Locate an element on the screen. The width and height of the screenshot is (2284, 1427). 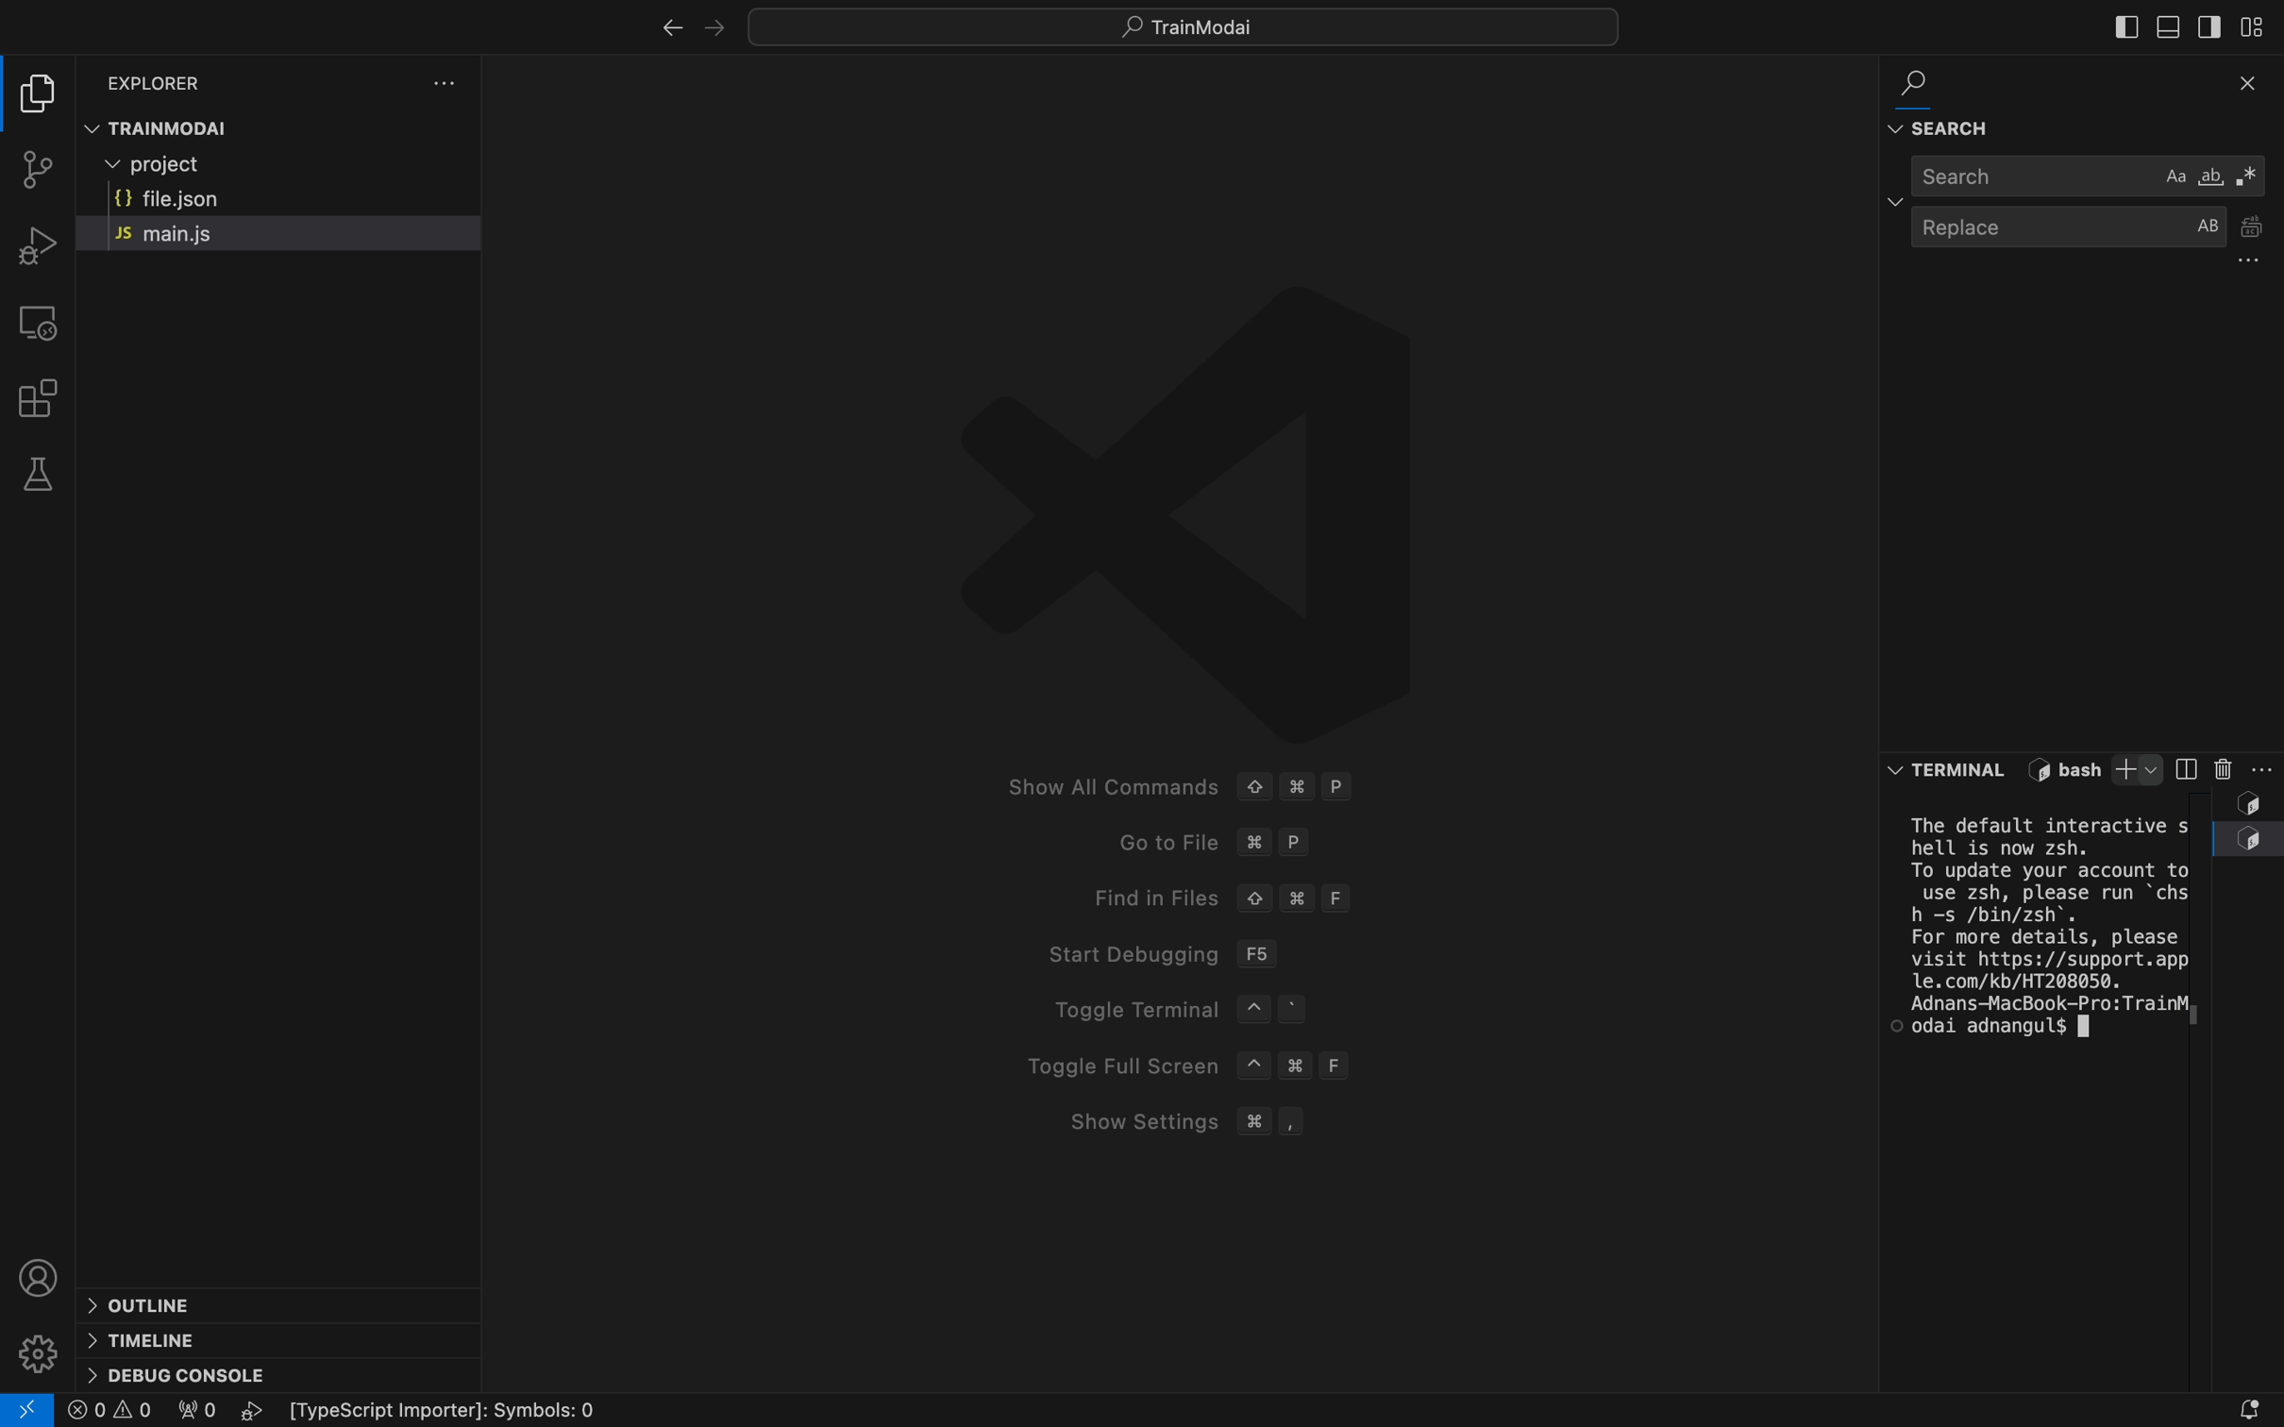
Go to file is located at coordinates (1309, 845).